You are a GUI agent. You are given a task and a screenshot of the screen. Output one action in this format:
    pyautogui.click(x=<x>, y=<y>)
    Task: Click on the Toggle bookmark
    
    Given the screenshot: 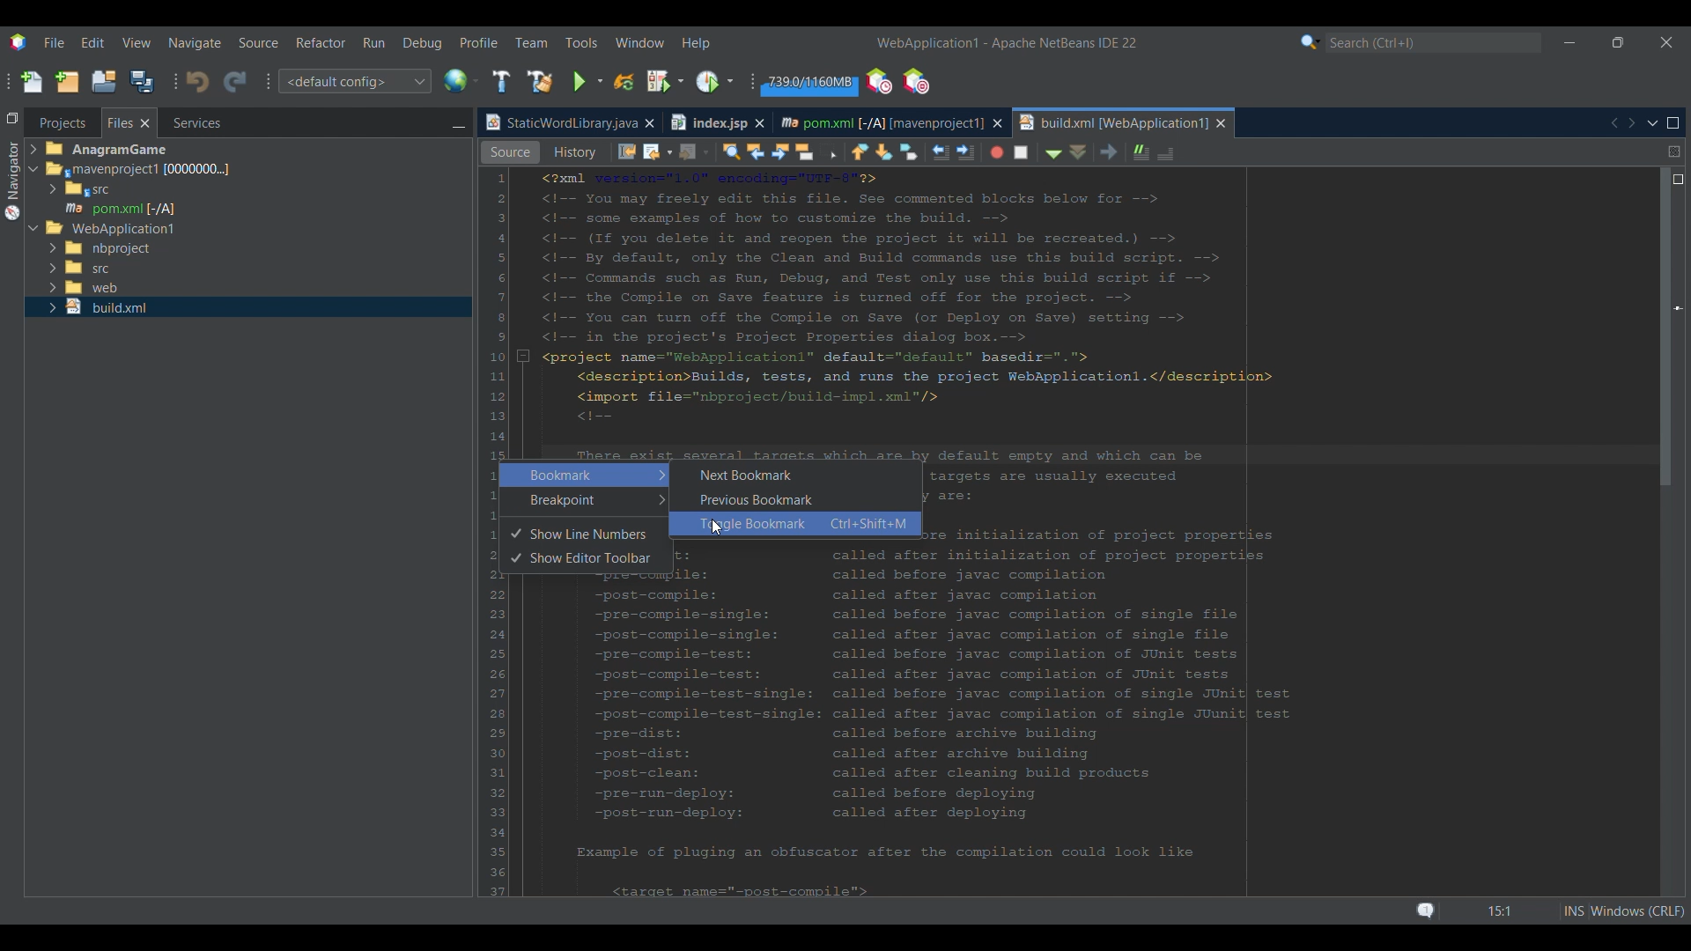 What is the action you would take?
    pyautogui.click(x=1067, y=151)
    